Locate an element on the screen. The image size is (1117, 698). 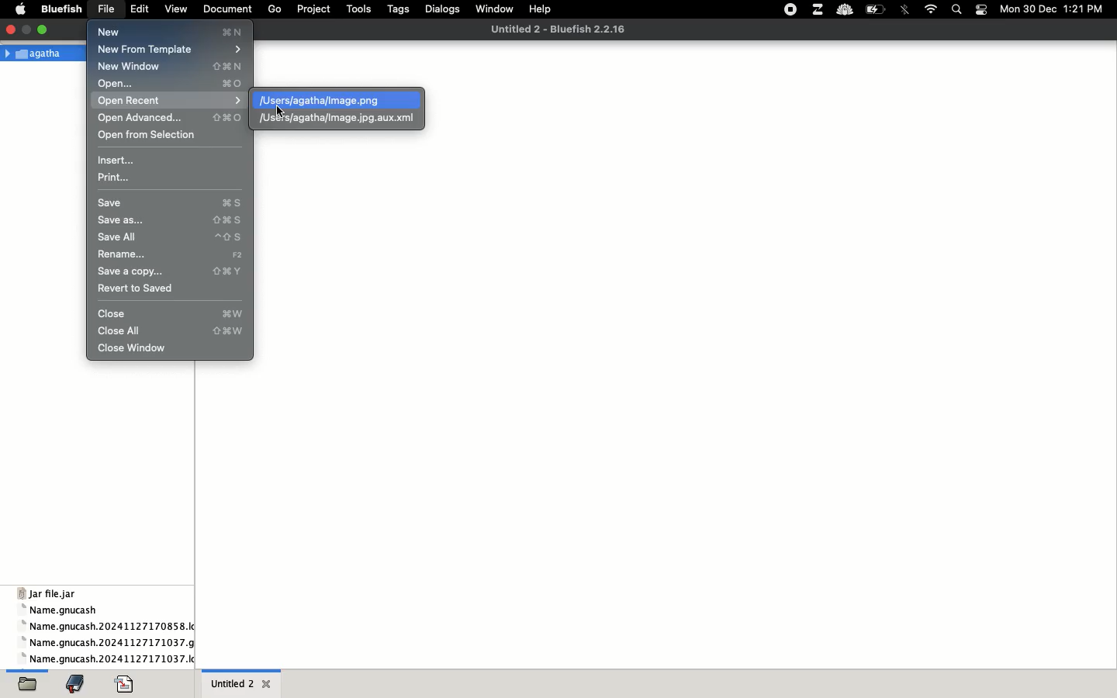
apple is located at coordinates (19, 9).